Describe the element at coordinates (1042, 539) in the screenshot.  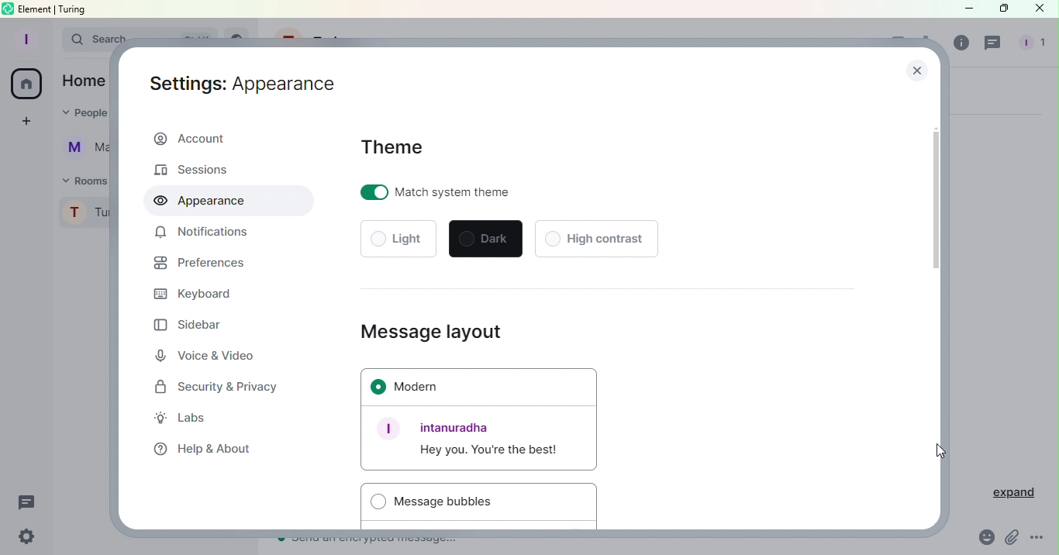
I see `More Options` at that location.